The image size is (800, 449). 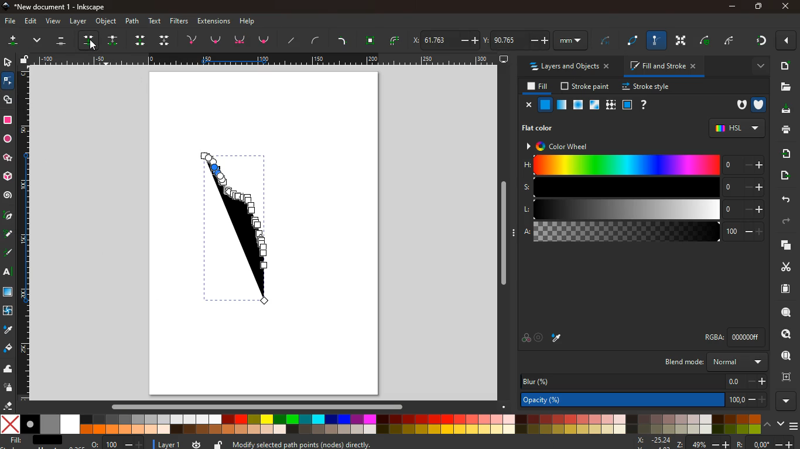 I want to click on frame, so click(x=785, y=376).